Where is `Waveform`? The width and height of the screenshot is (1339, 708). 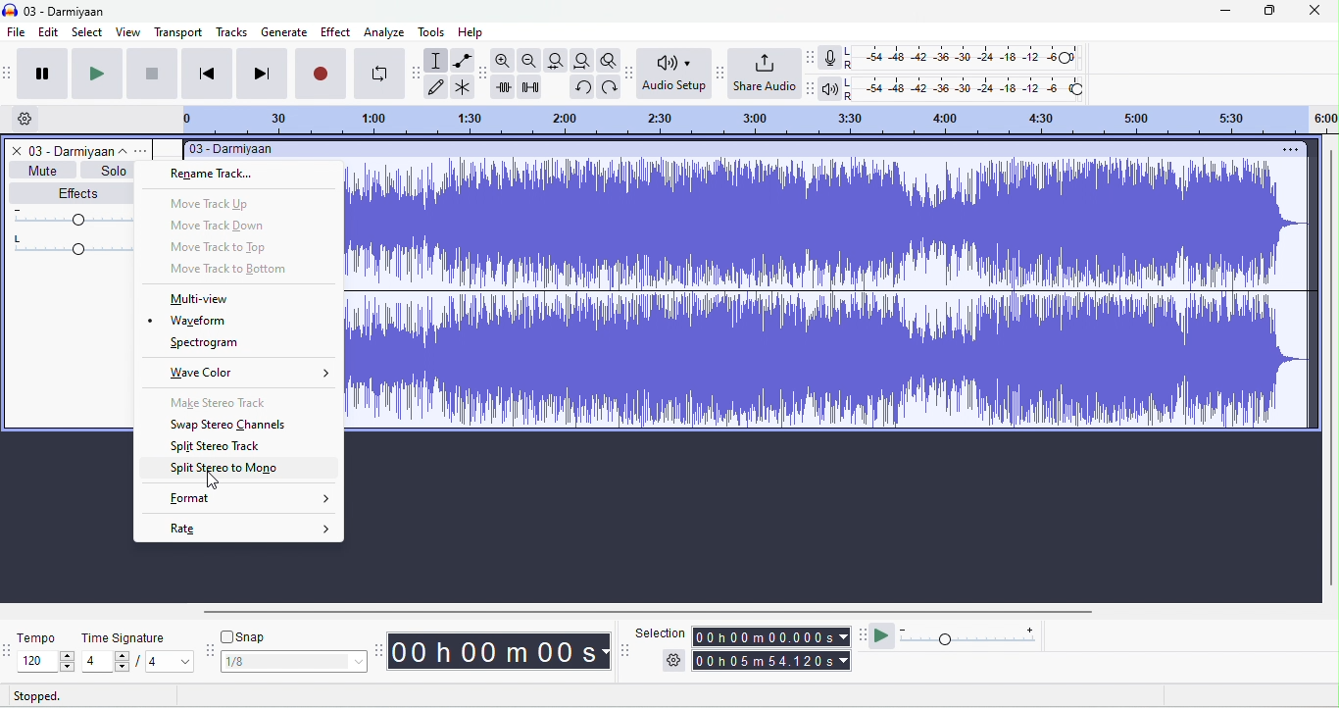 Waveform is located at coordinates (828, 293).